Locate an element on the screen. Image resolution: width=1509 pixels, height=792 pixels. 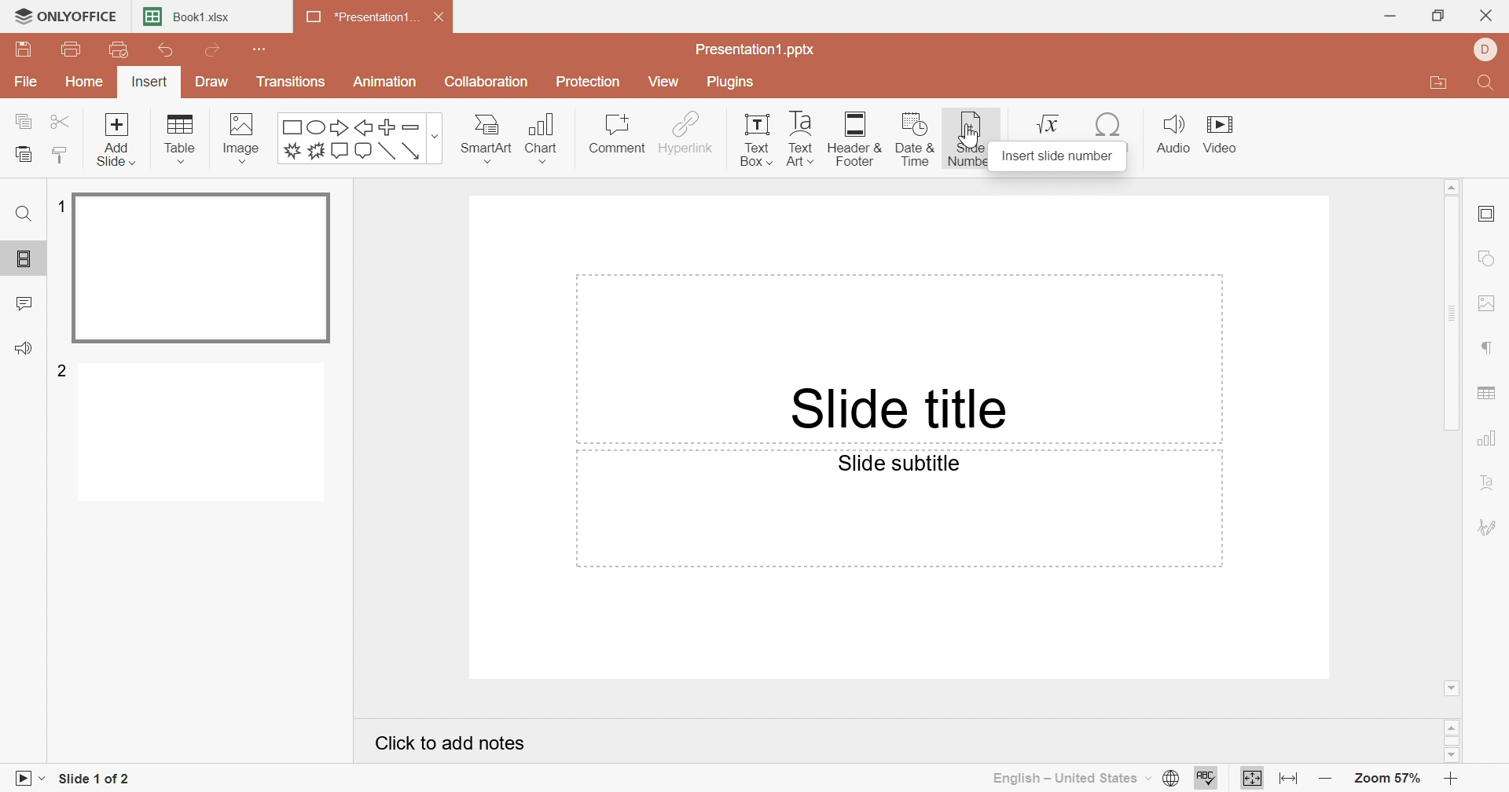
Transitions is located at coordinates (292, 82).